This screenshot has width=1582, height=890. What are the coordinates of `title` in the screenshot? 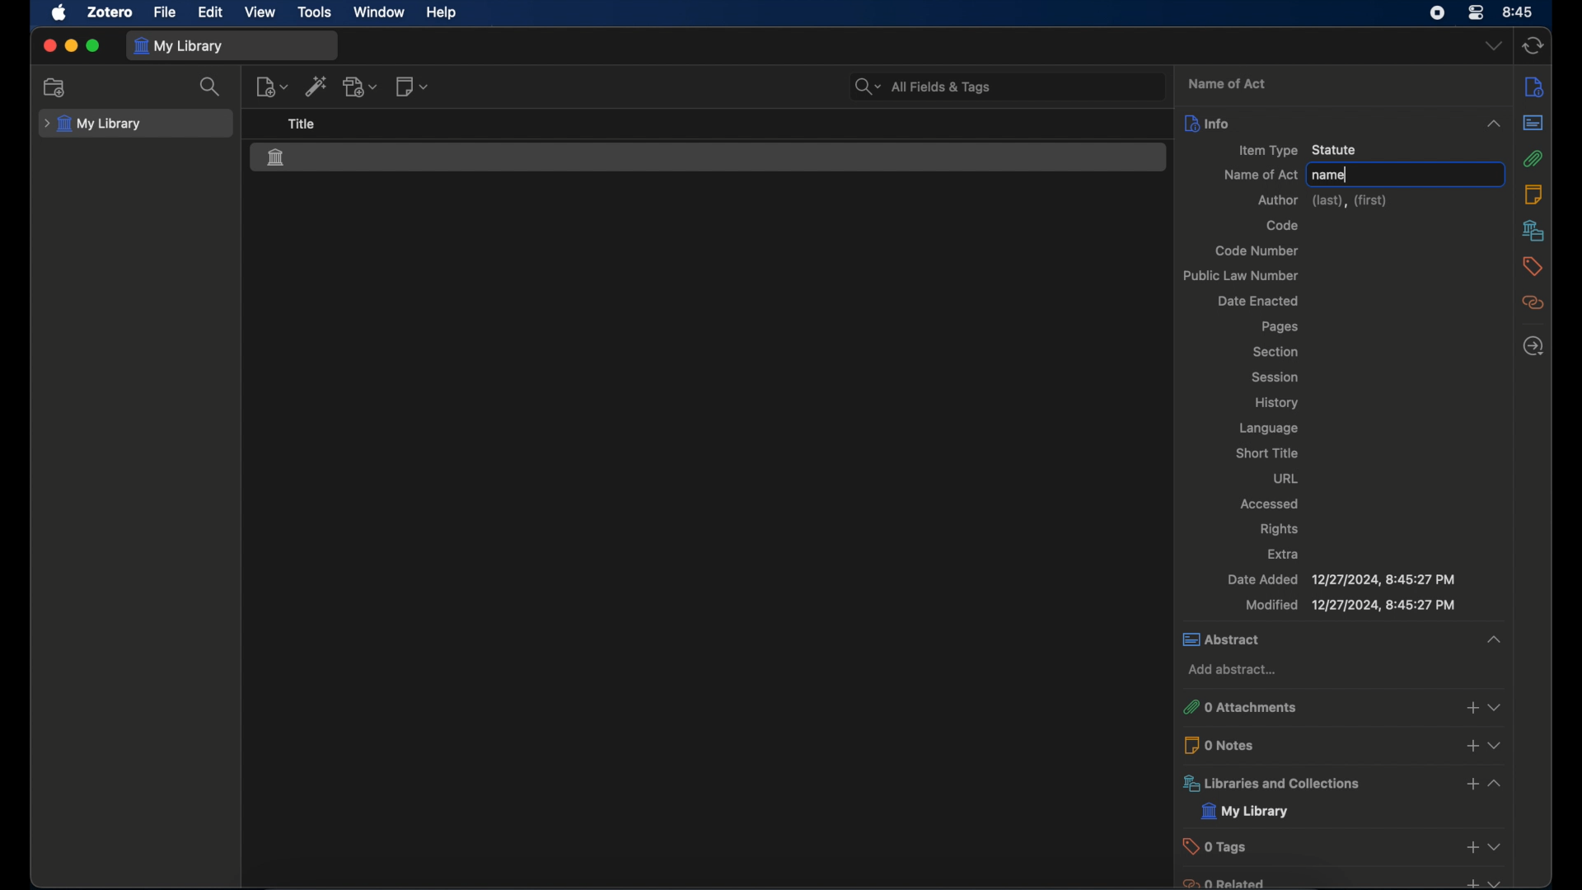 It's located at (303, 124).